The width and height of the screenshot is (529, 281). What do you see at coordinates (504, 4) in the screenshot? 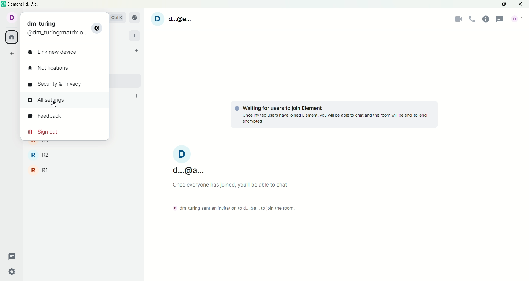
I see `maximize` at bounding box center [504, 4].